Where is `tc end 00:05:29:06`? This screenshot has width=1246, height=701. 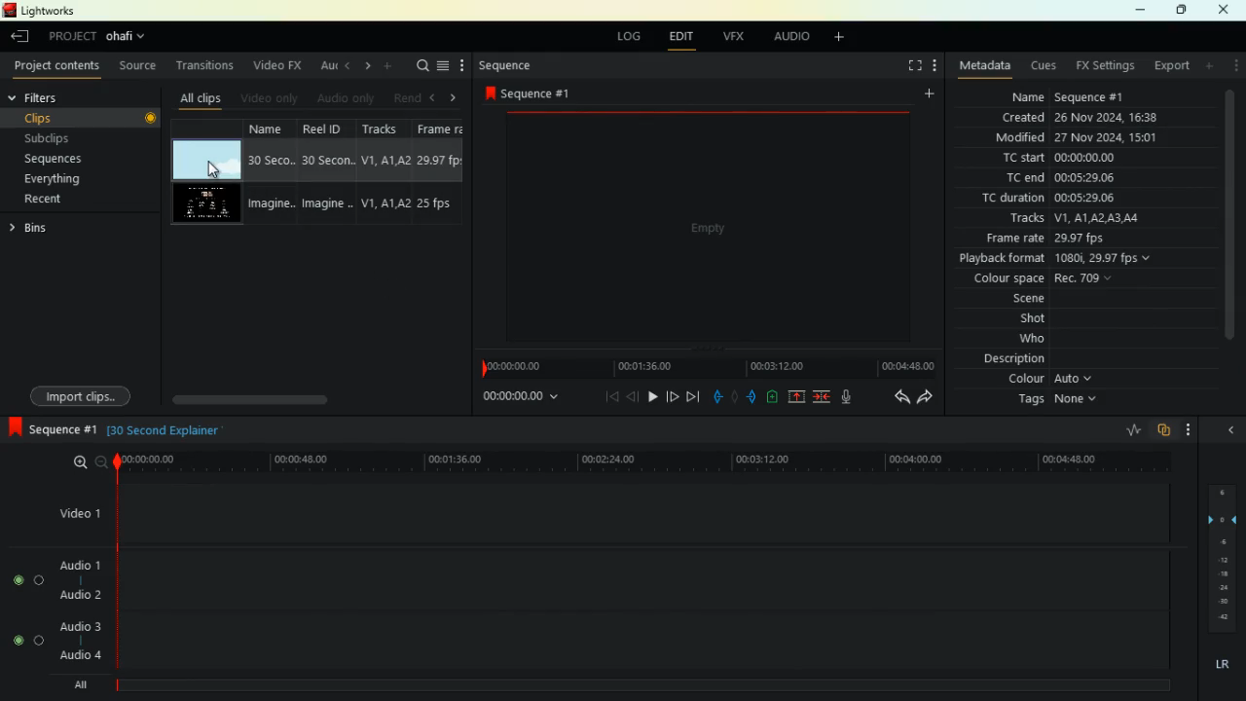
tc end 00:05:29:06 is located at coordinates (1064, 177).